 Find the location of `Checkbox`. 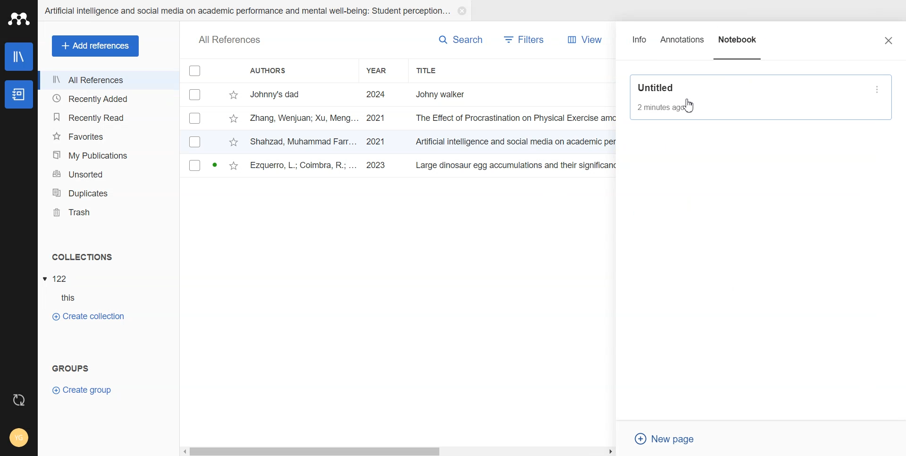

Checkbox is located at coordinates (195, 118).